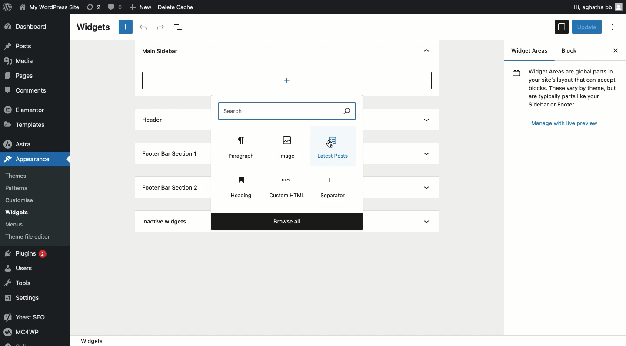 Image resolution: width=626 pixels, height=346 pixels. Describe the element at coordinates (25, 270) in the screenshot. I see `Users` at that location.